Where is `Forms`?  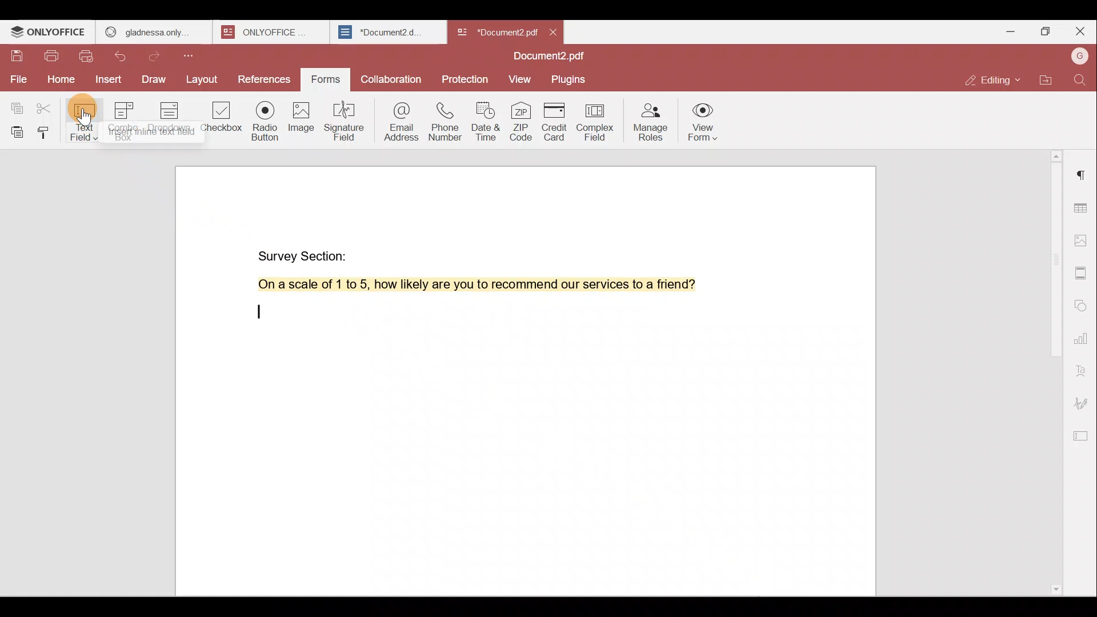
Forms is located at coordinates (327, 80).